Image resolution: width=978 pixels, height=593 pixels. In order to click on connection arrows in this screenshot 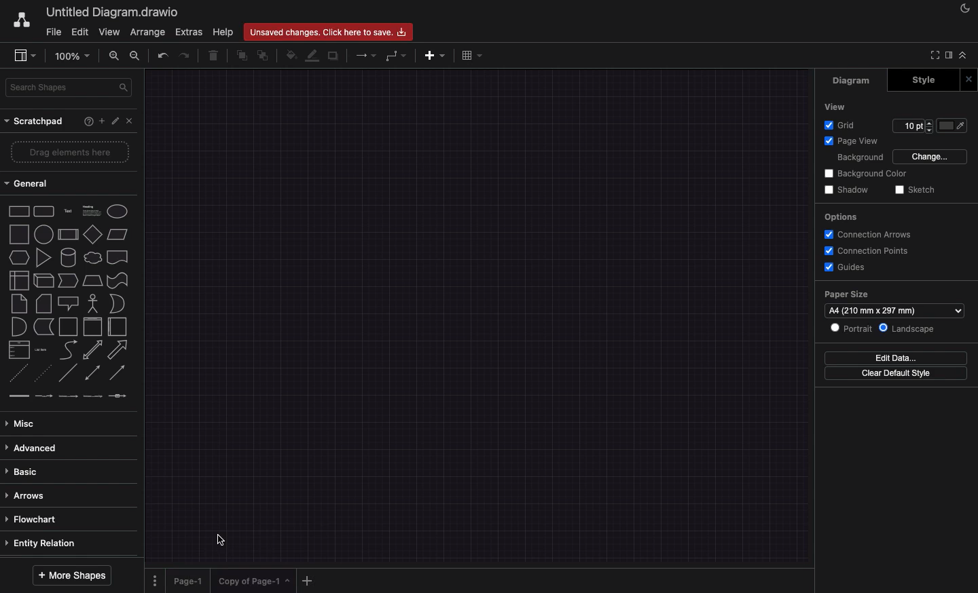, I will do `click(869, 235)`.